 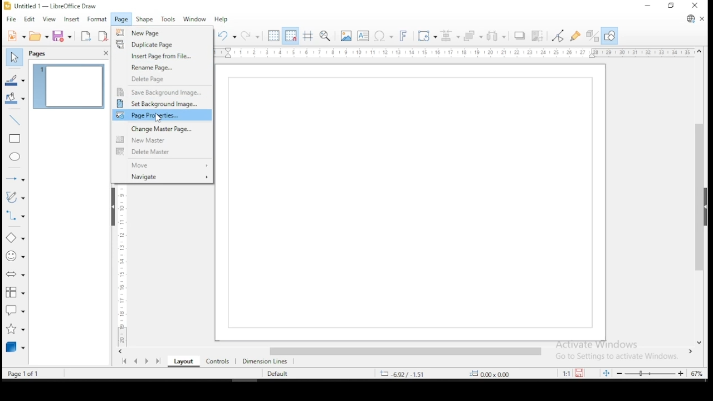 I want to click on shape, so click(x=147, y=19).